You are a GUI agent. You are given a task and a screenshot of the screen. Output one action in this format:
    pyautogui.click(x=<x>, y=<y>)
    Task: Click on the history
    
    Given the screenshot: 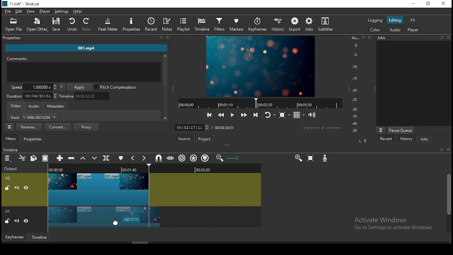 What is the action you would take?
    pyautogui.click(x=405, y=139)
    